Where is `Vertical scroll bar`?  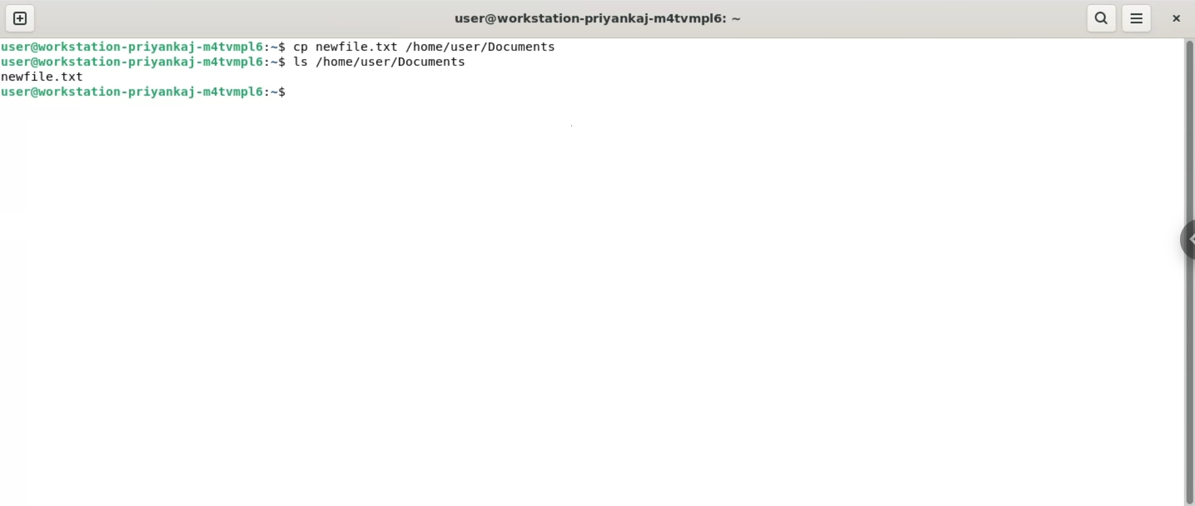 Vertical scroll bar is located at coordinates (1188, 272).